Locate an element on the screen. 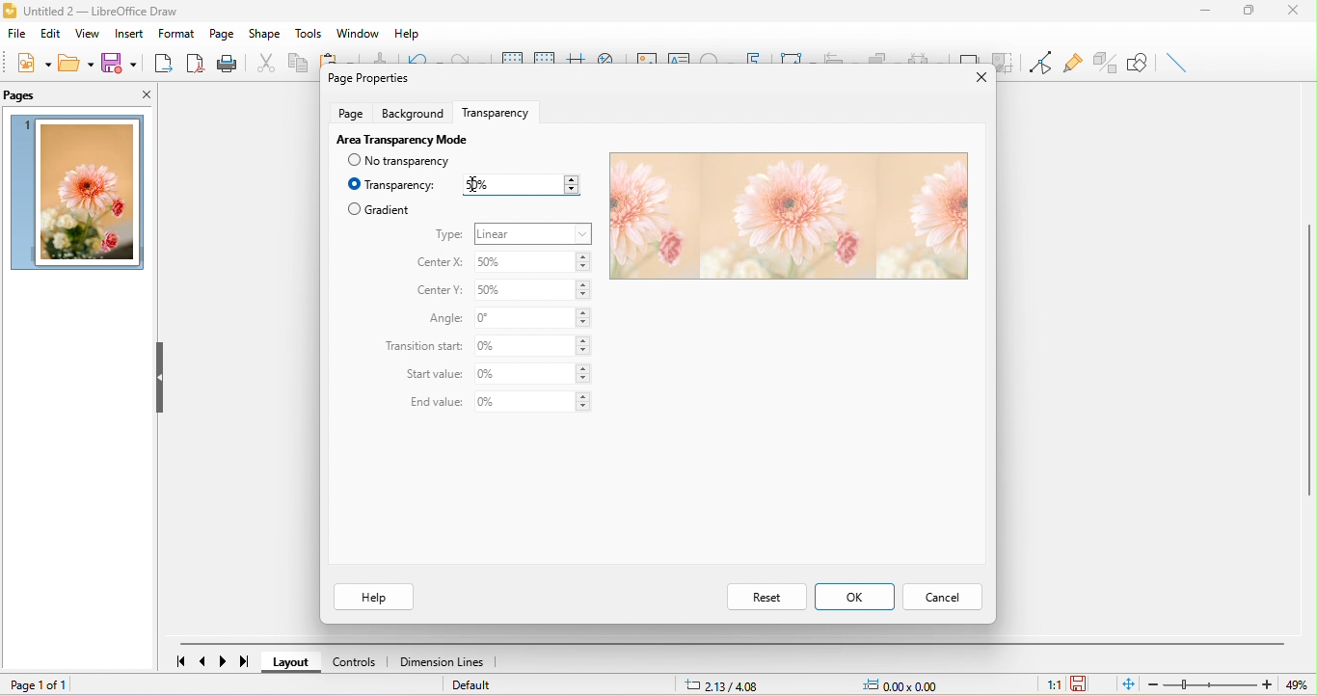 The image size is (1317, 696). show draw function is located at coordinates (1139, 63).